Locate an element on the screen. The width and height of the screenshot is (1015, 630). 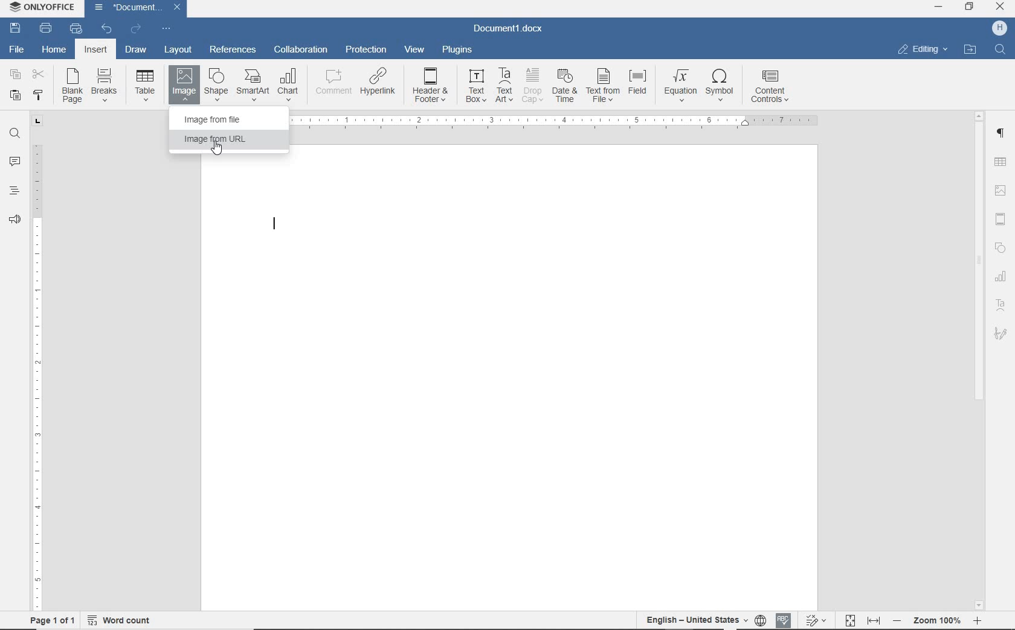
editing is located at coordinates (924, 49).